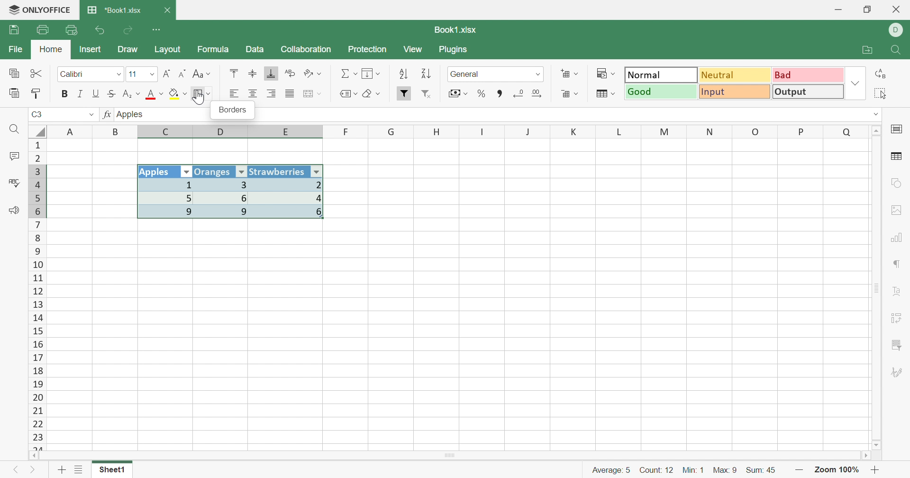  What do you see at coordinates (182, 74) in the screenshot?
I see `Decrement font size` at bounding box center [182, 74].